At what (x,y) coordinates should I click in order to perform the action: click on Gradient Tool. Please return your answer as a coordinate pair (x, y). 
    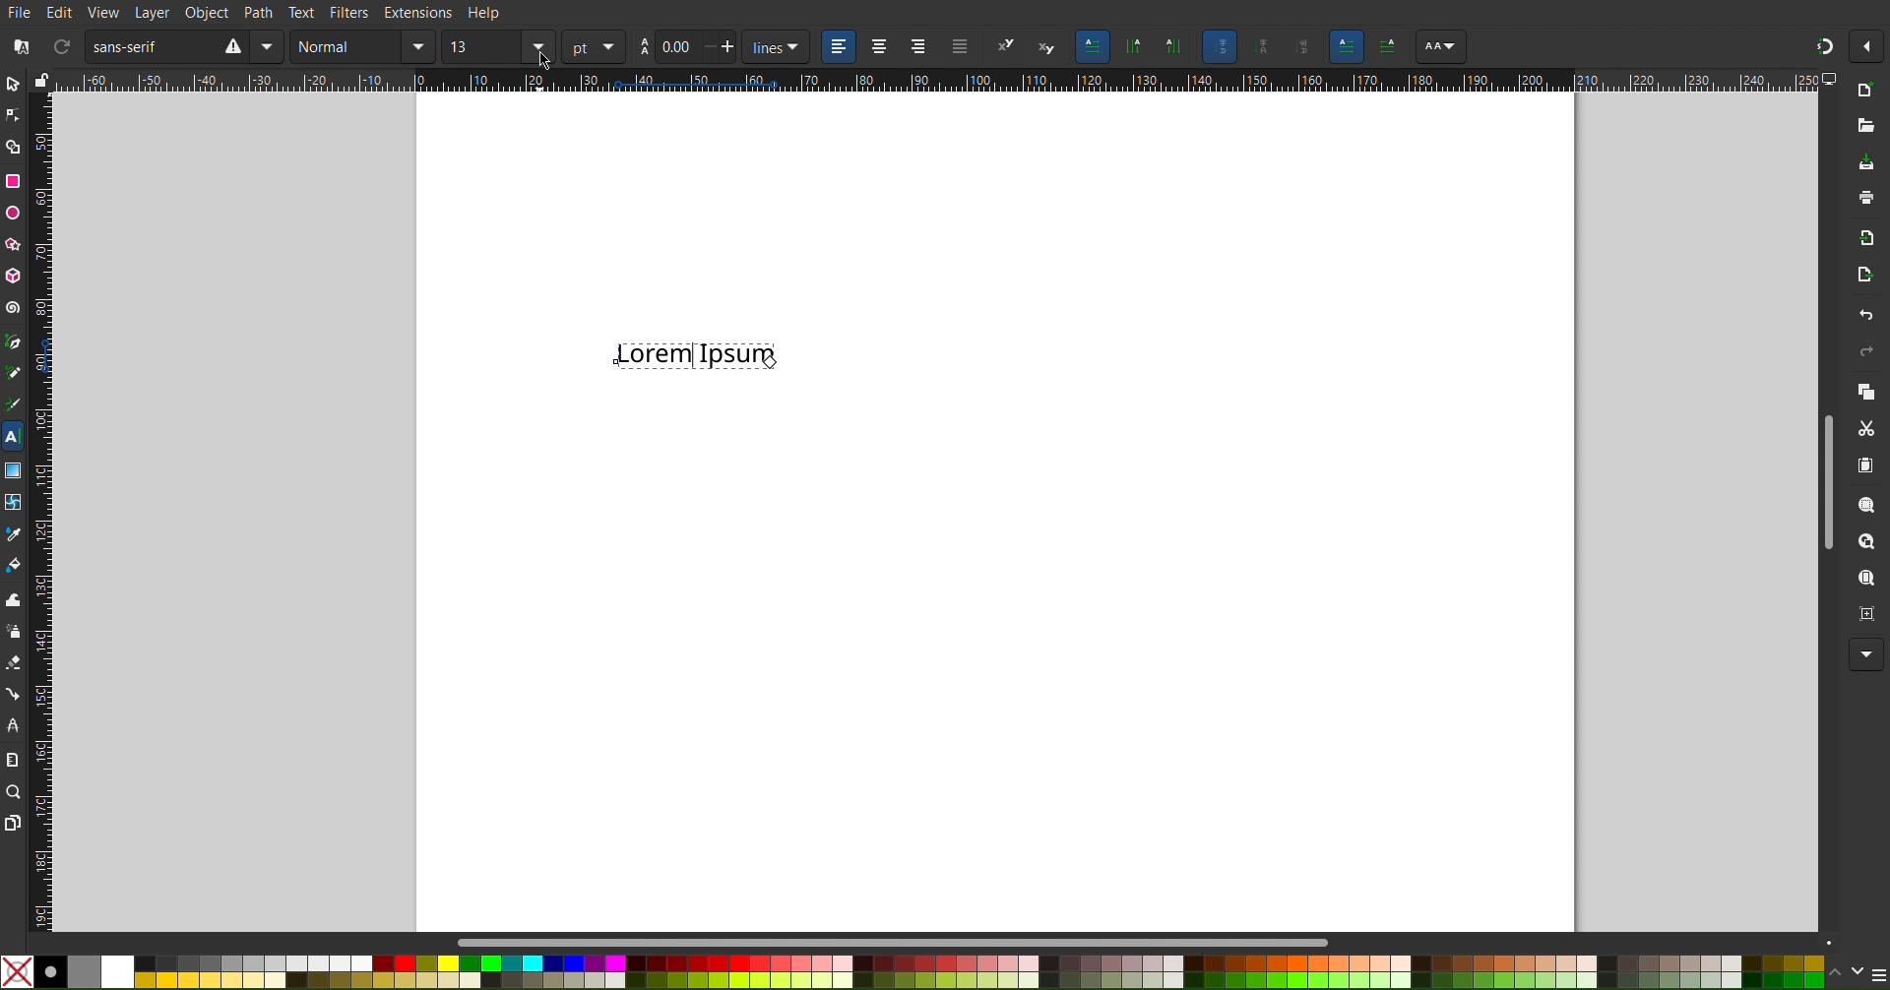
    Looking at the image, I should click on (13, 469).